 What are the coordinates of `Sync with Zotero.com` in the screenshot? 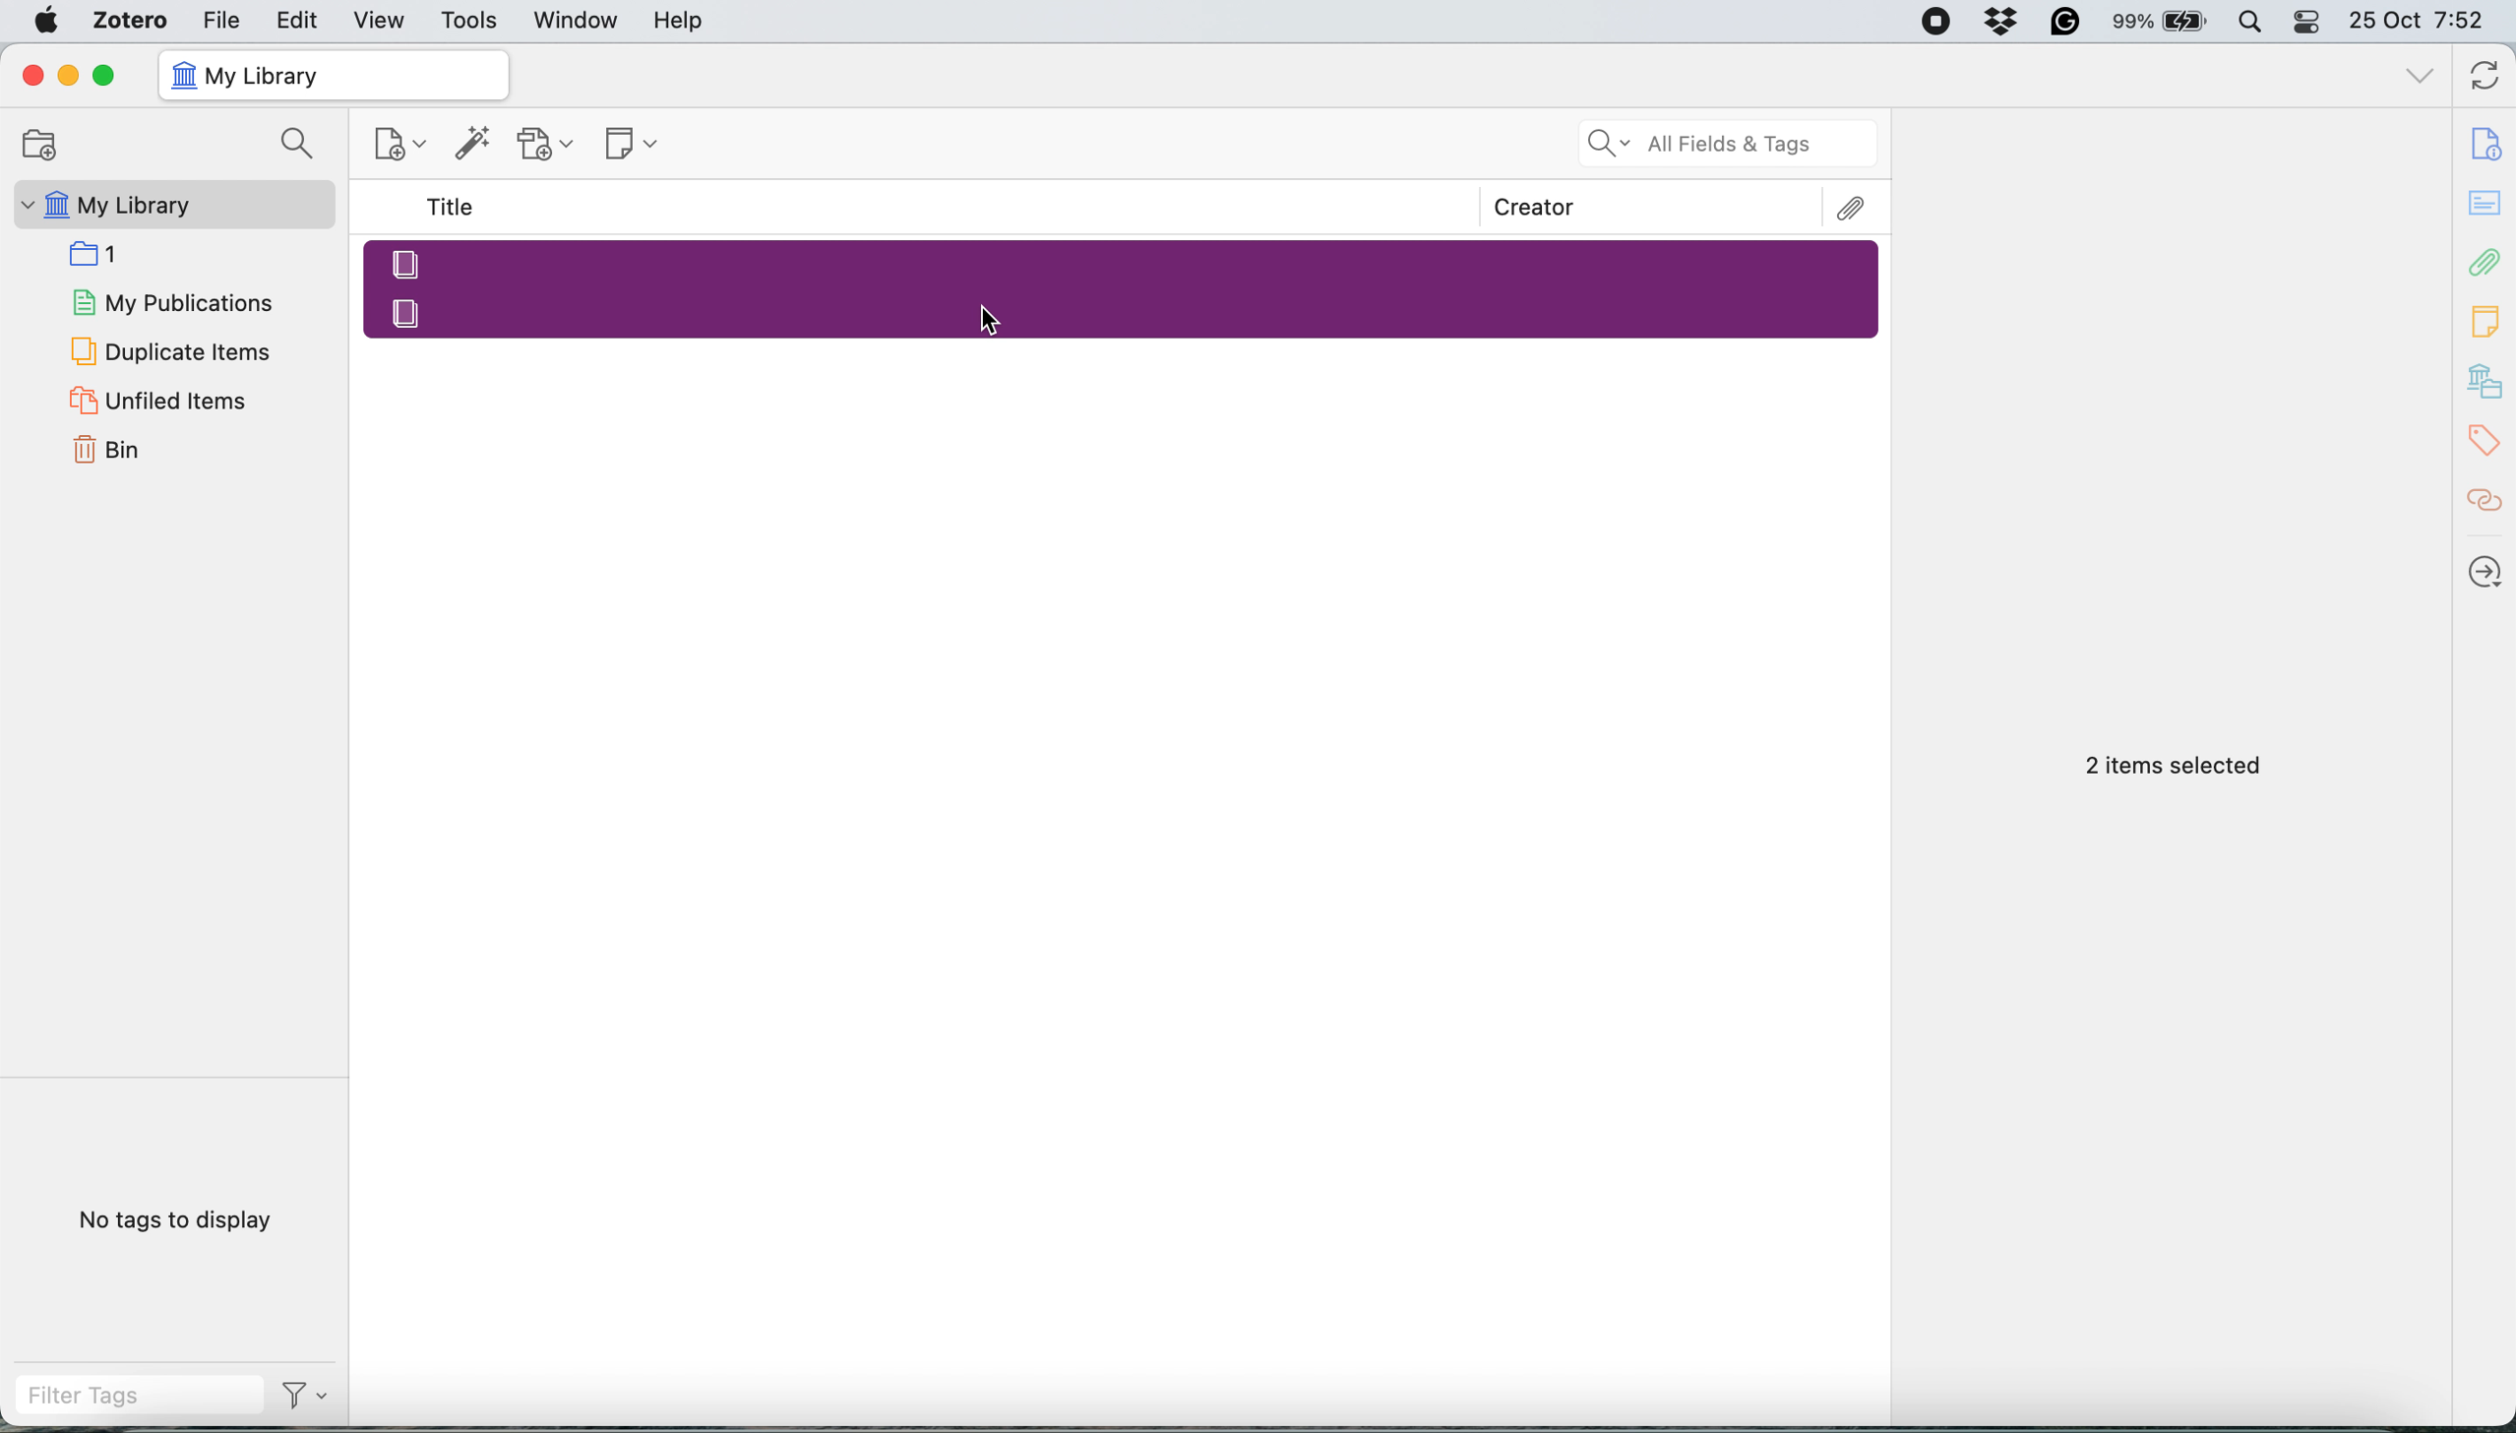 It's located at (2486, 79).